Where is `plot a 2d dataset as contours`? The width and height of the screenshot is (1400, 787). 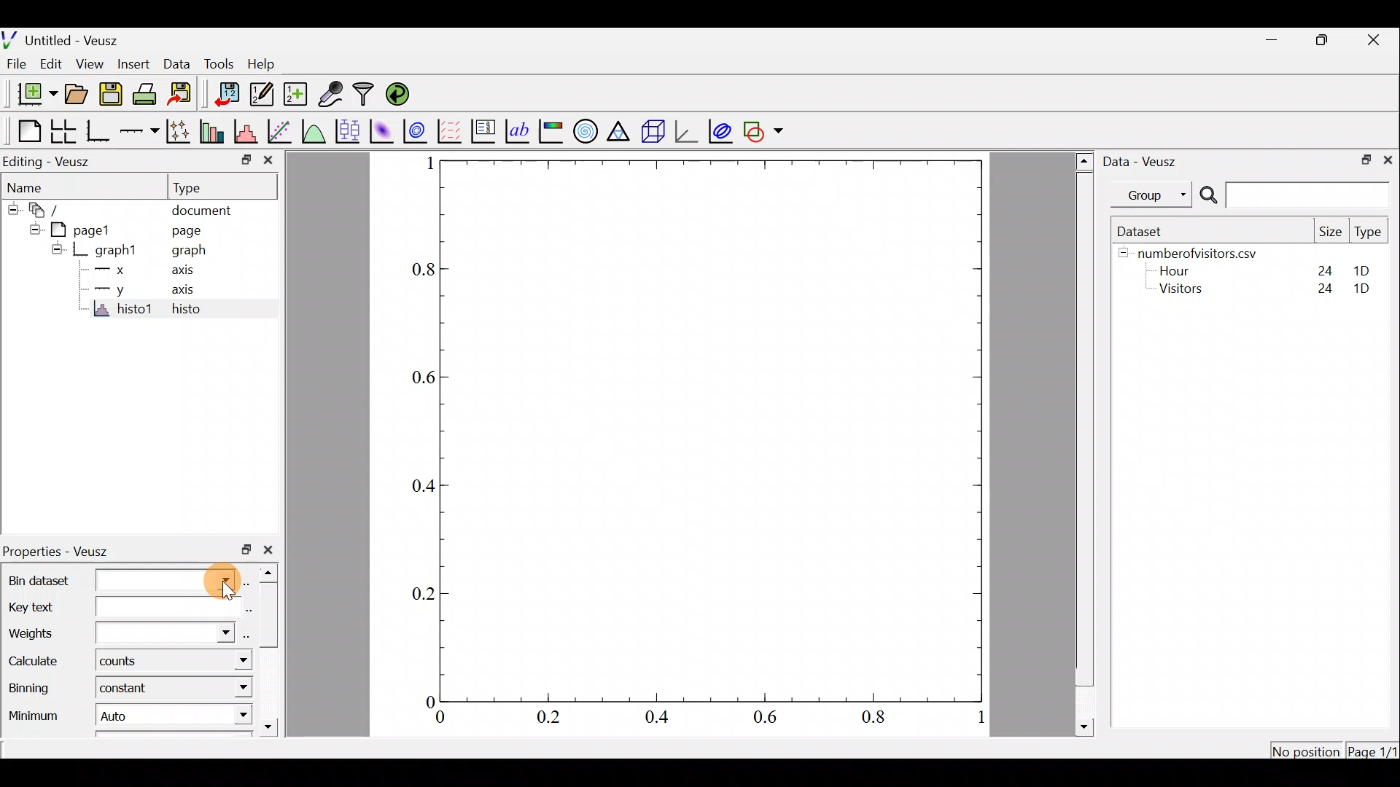 plot a 2d dataset as contours is located at coordinates (415, 130).